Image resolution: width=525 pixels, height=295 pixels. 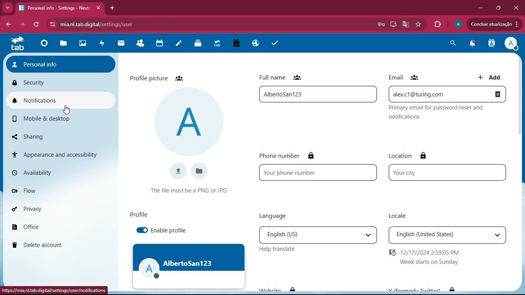 What do you see at coordinates (68, 111) in the screenshot?
I see `Cursor` at bounding box center [68, 111].